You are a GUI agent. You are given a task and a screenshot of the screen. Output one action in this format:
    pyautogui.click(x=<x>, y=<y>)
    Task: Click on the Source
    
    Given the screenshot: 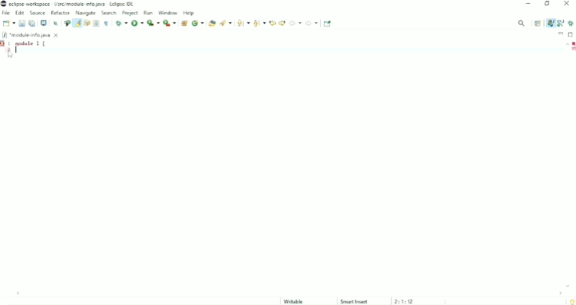 What is the action you would take?
    pyautogui.click(x=37, y=13)
    